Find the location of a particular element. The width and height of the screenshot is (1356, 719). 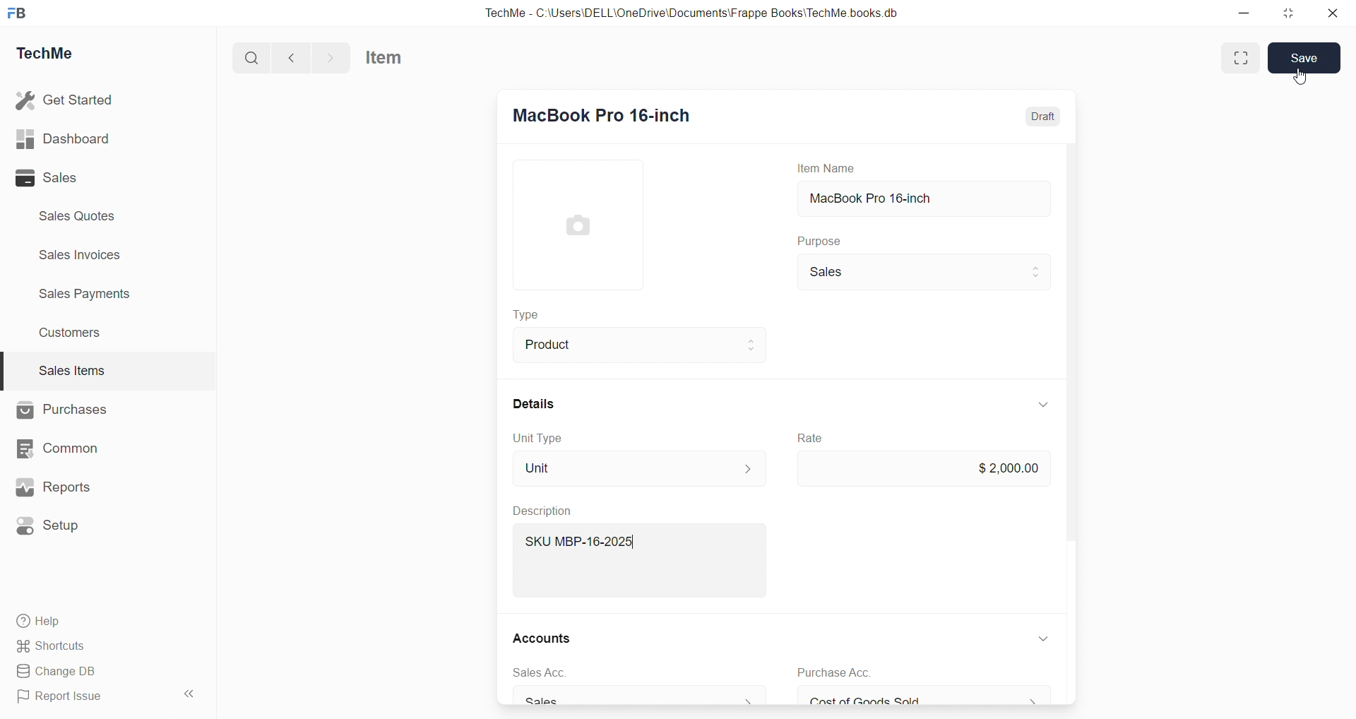

image is located at coordinates (576, 225).